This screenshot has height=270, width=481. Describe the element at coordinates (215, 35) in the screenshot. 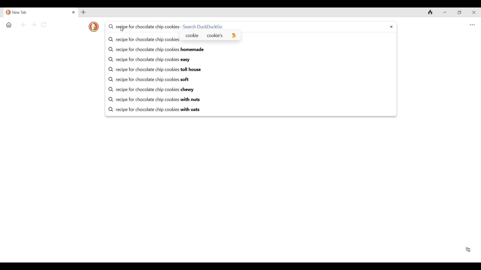

I see `cookie's` at that location.